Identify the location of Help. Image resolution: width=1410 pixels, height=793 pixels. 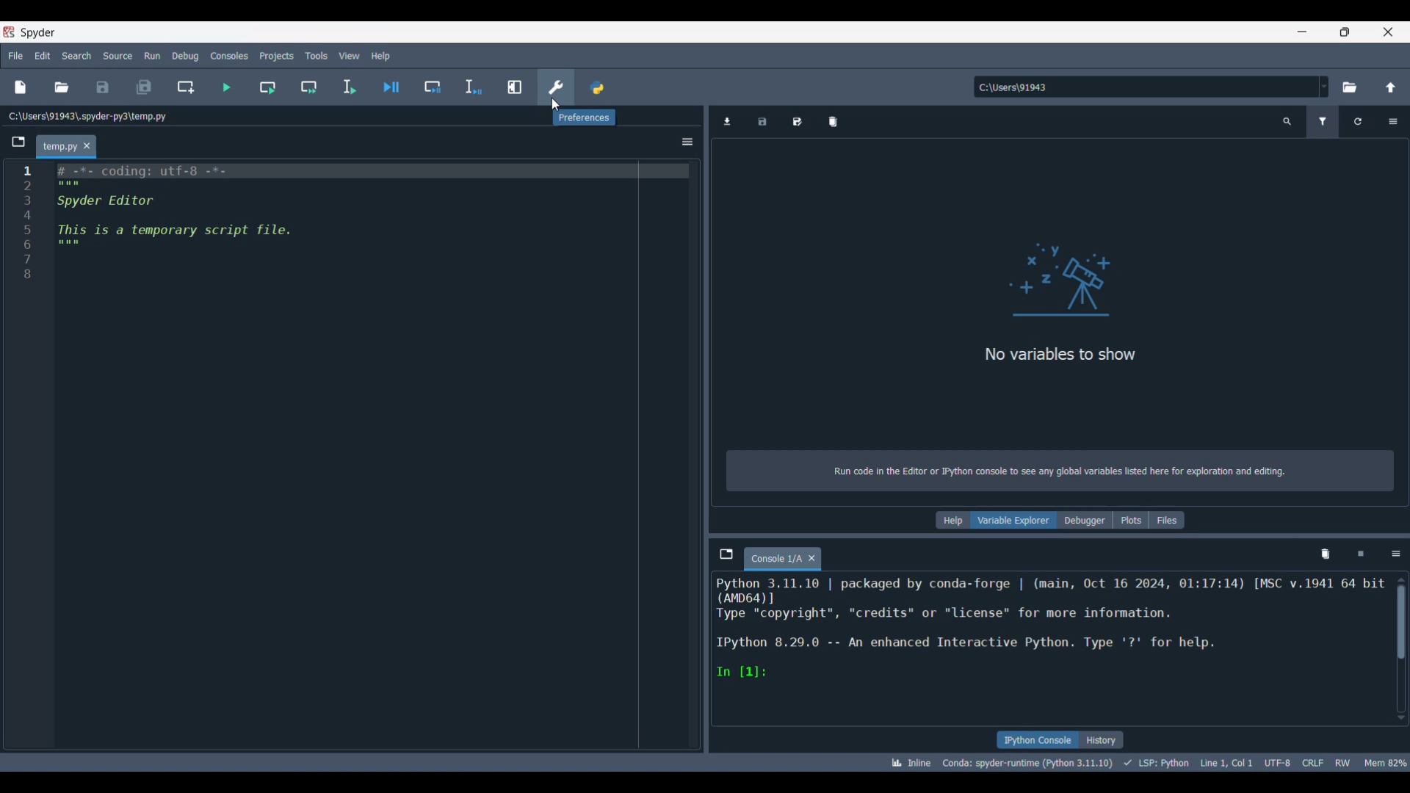
(953, 520).